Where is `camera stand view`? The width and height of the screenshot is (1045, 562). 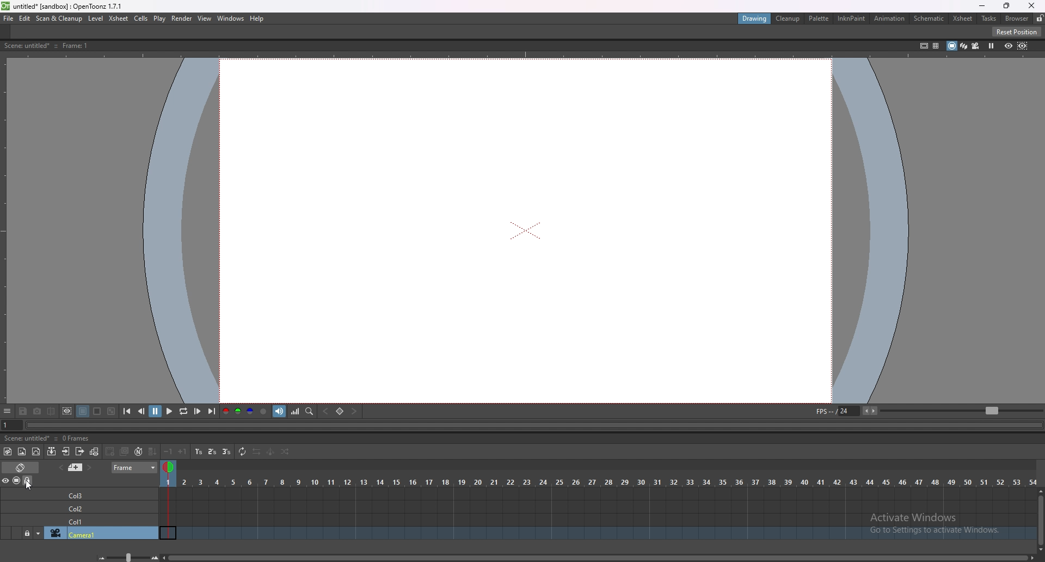
camera stand view is located at coordinates (950, 45).